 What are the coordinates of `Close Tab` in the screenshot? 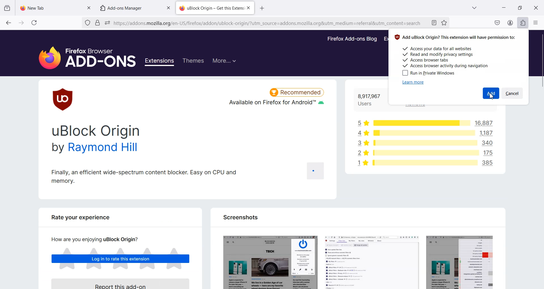 It's located at (248, 8).